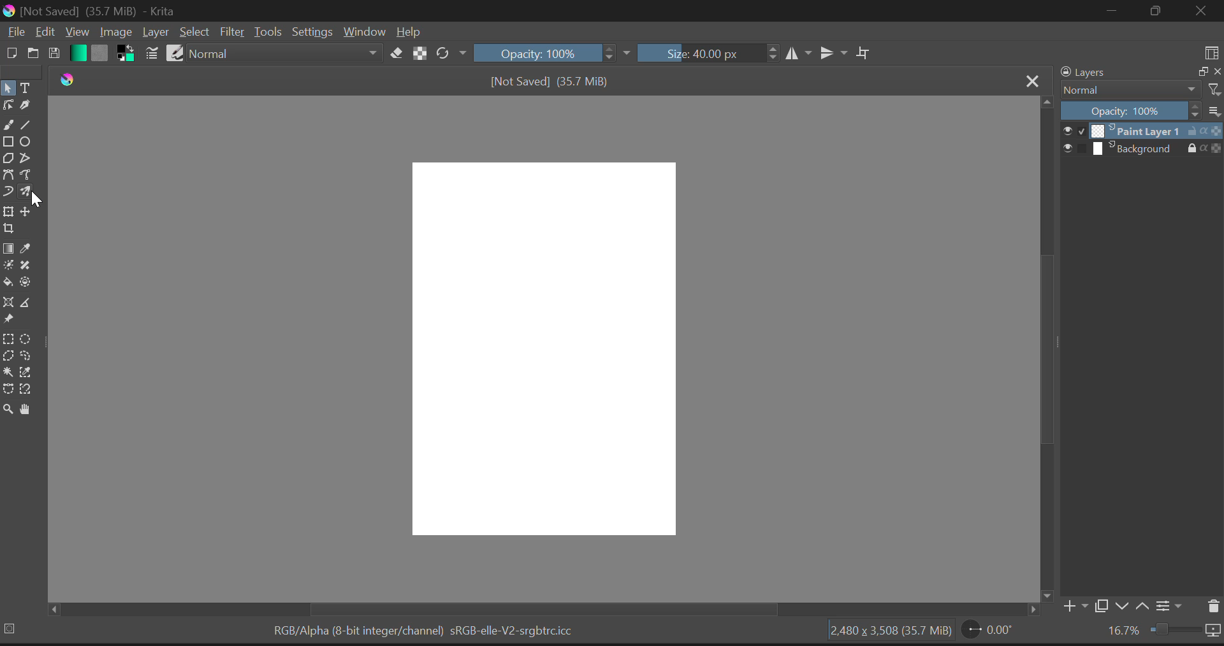  What do you see at coordinates (152, 53) in the screenshot?
I see `Brush Settings` at bounding box center [152, 53].